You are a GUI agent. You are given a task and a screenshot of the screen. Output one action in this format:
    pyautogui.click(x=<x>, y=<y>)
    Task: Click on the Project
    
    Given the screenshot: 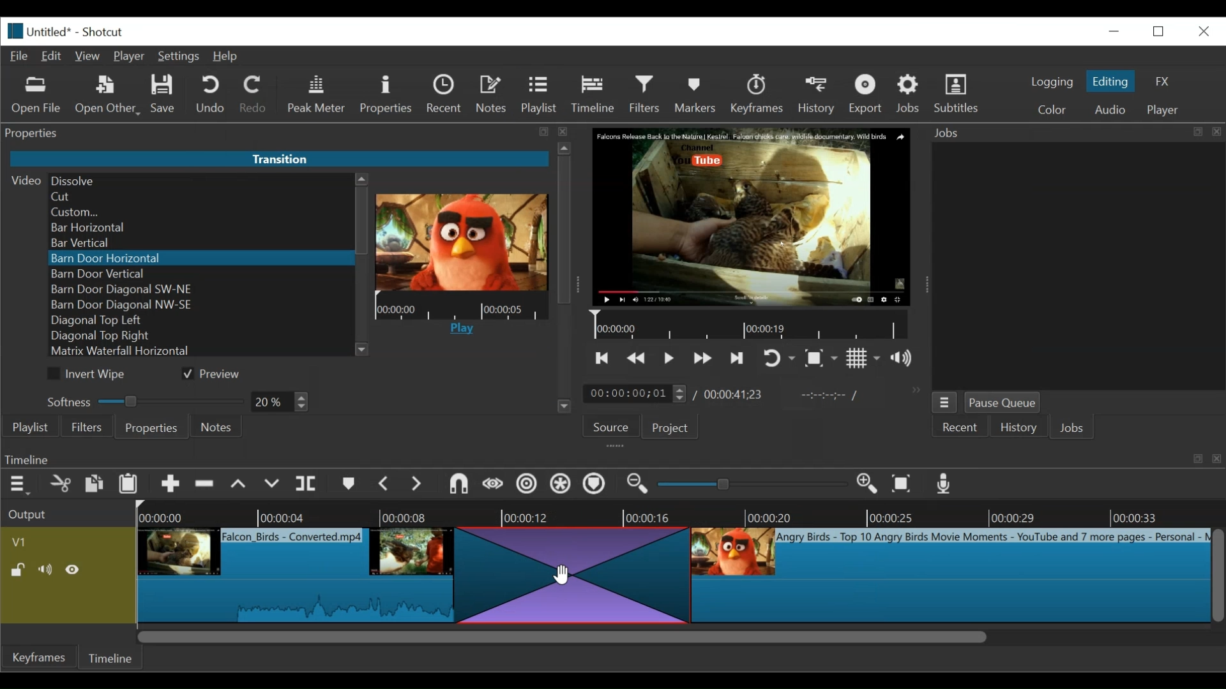 What is the action you would take?
    pyautogui.click(x=675, y=427)
    